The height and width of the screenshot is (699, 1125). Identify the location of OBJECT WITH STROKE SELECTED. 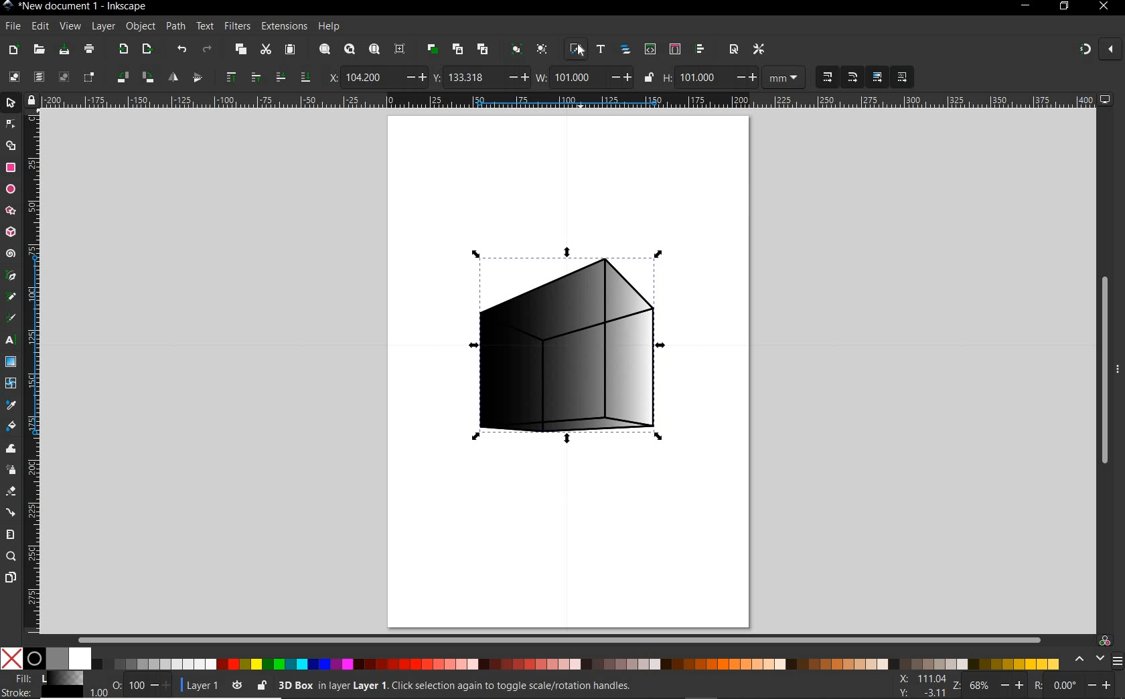
(562, 352).